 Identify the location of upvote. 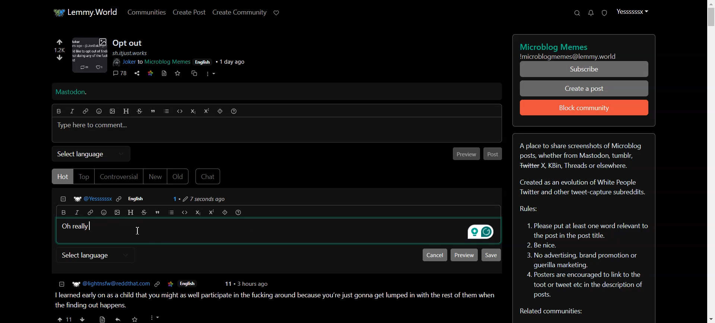
(59, 43).